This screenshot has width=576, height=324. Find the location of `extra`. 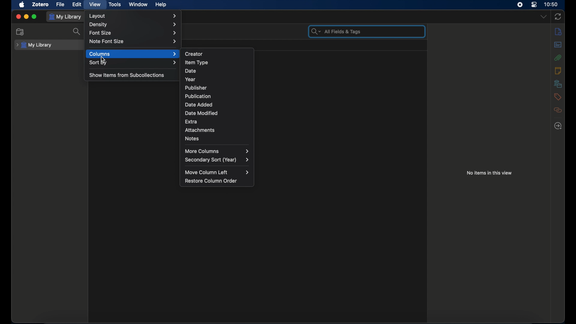

extra is located at coordinates (191, 121).